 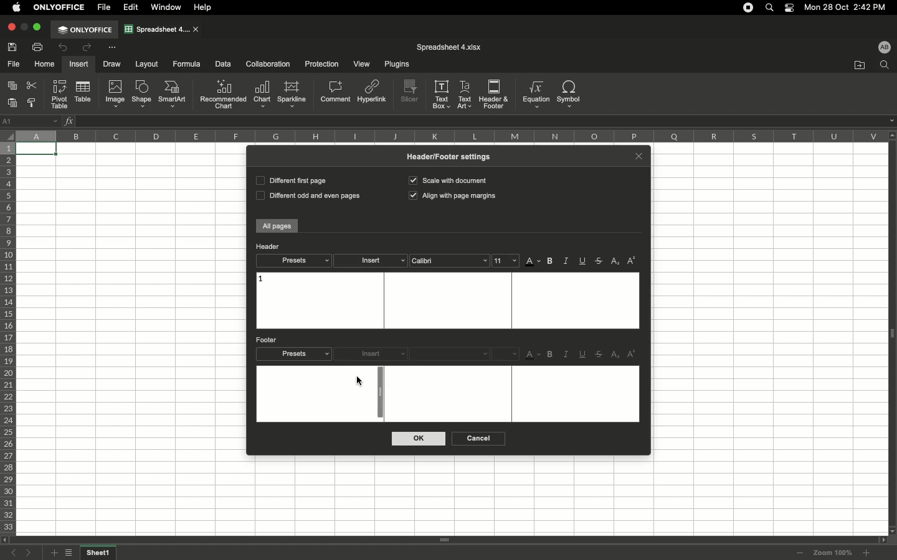 What do you see at coordinates (833, 553) in the screenshot?
I see `Zoom` at bounding box center [833, 553].